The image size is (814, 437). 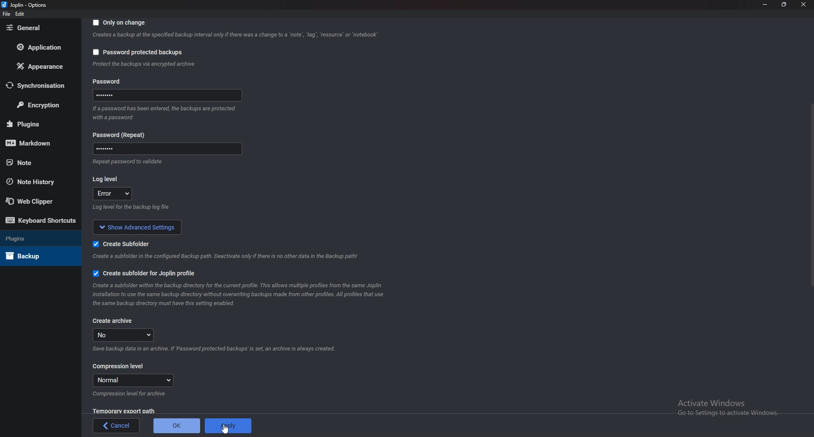 I want to click on Only on change, so click(x=120, y=23).